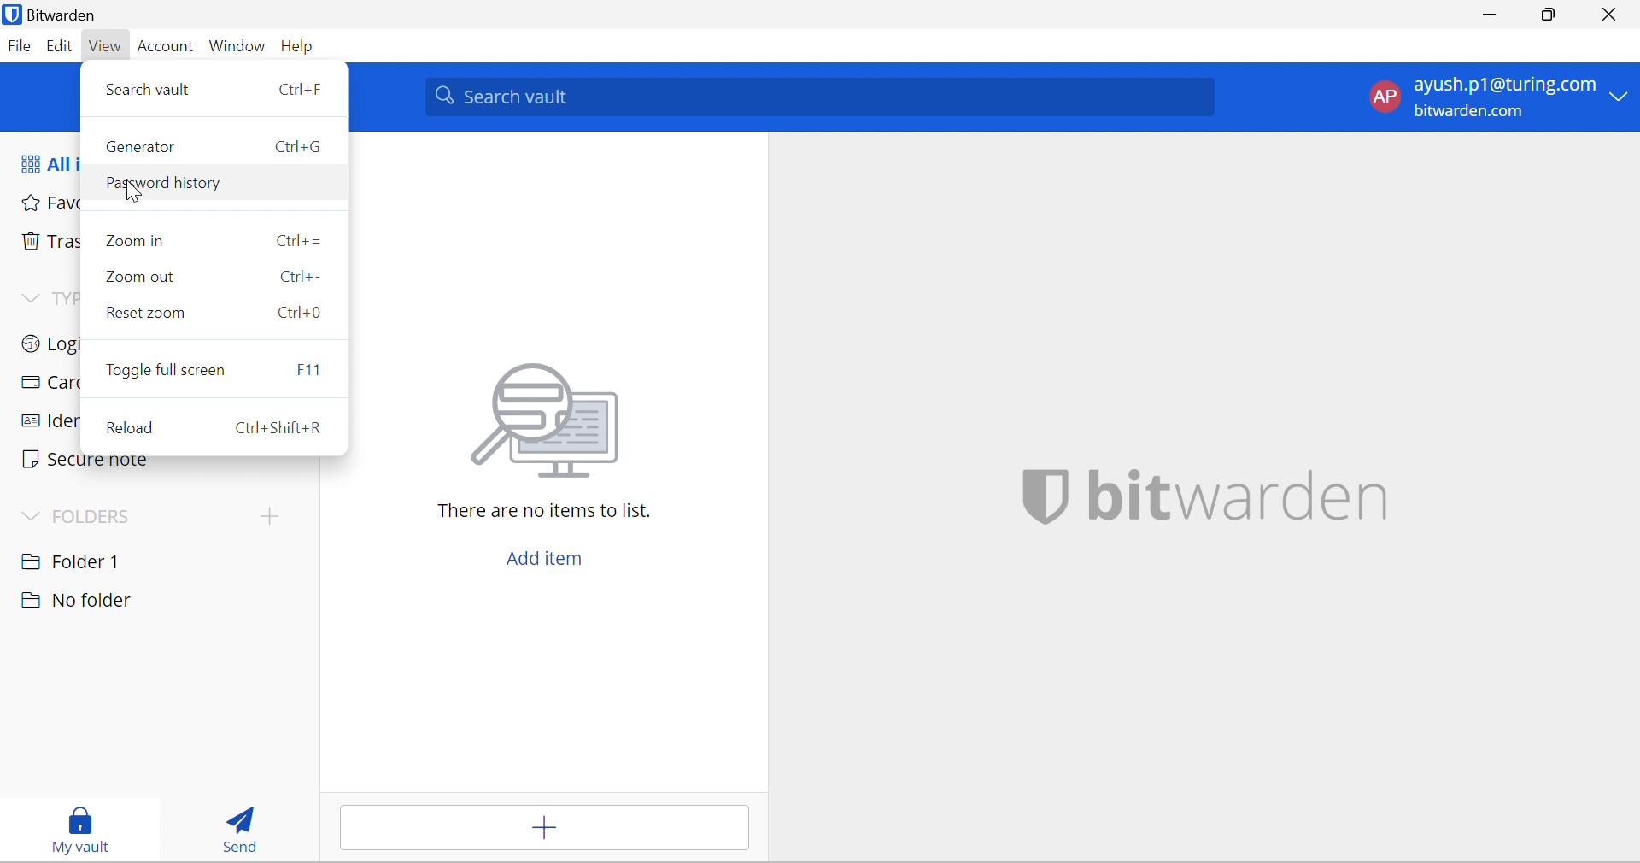 Image resolution: width=1640 pixels, height=863 pixels. What do you see at coordinates (88, 560) in the screenshot?
I see `folder 1` at bounding box center [88, 560].